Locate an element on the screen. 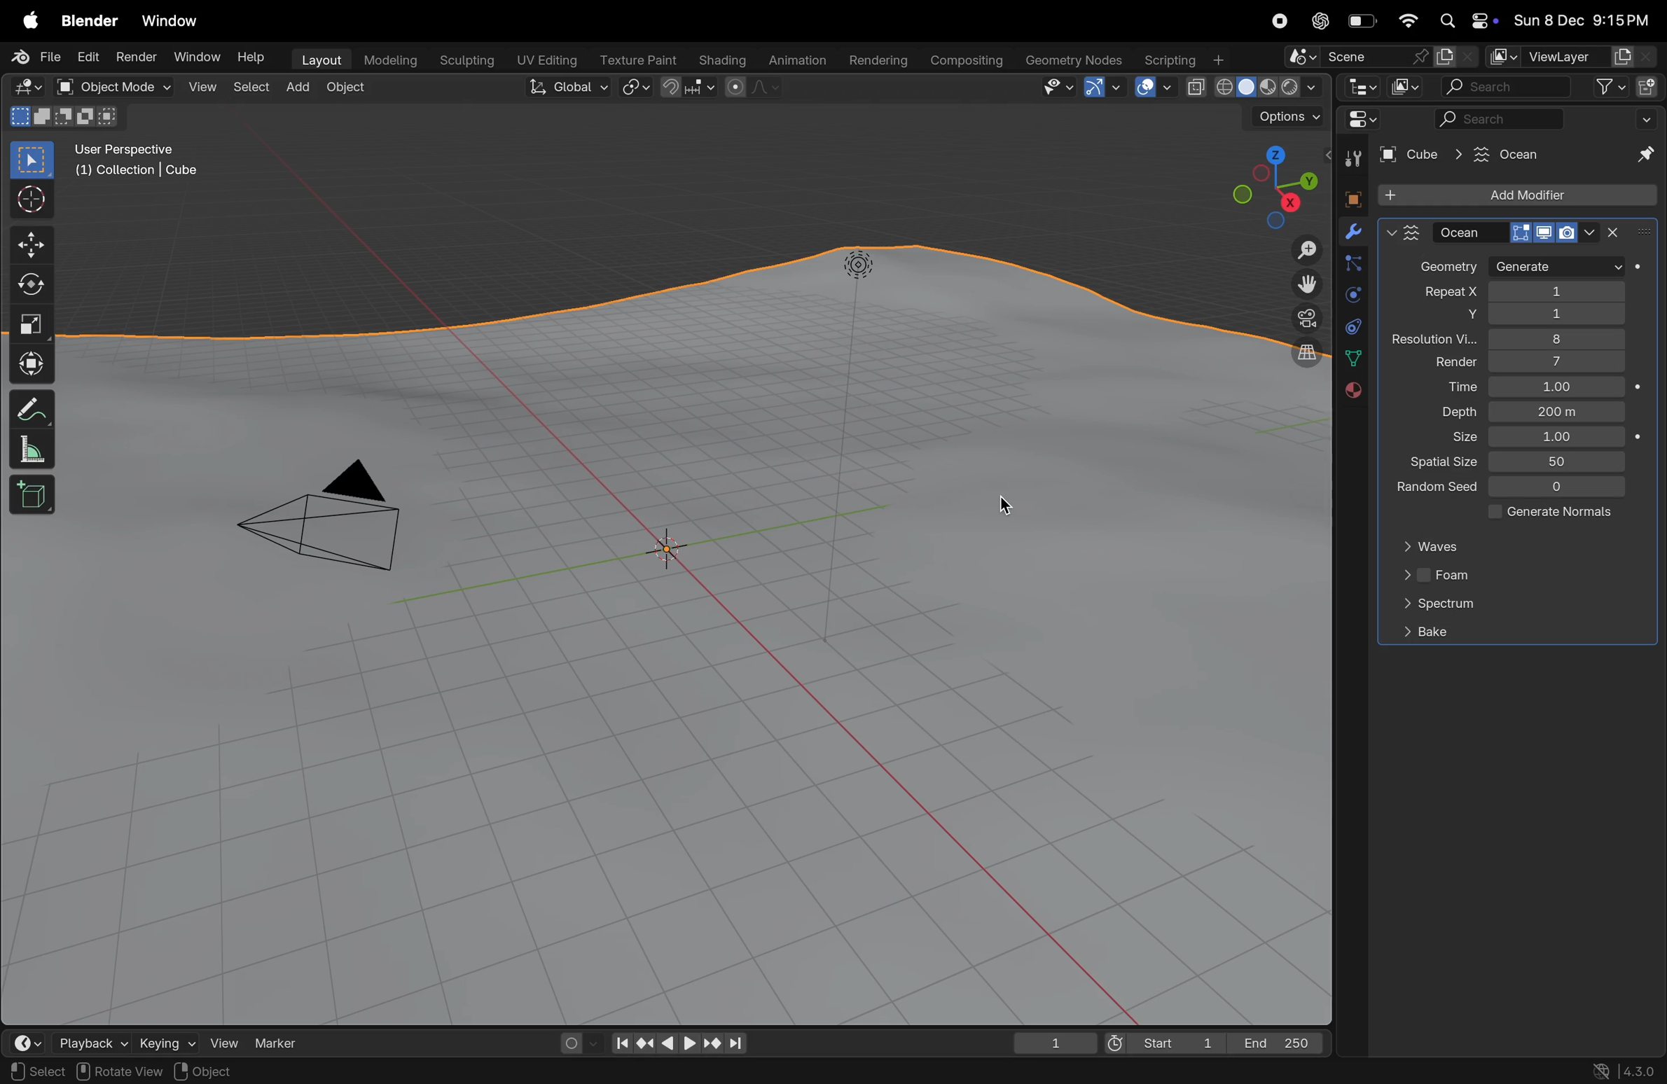 The height and width of the screenshot is (1084, 1667). wifi is located at coordinates (1408, 21).